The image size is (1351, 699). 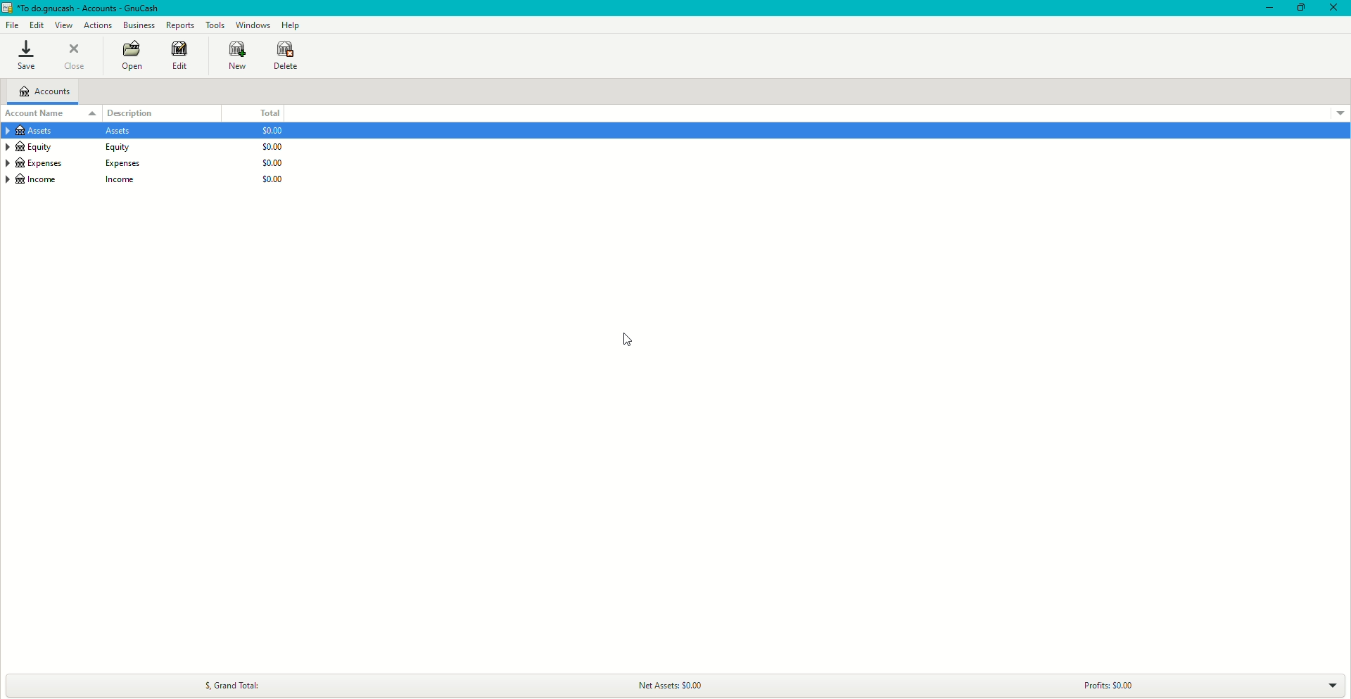 What do you see at coordinates (623, 340) in the screenshot?
I see `Cursor` at bounding box center [623, 340].